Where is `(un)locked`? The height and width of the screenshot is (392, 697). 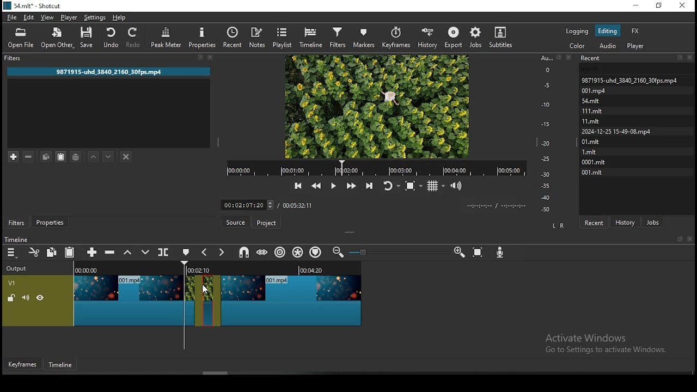
(un)locked is located at coordinates (12, 298).